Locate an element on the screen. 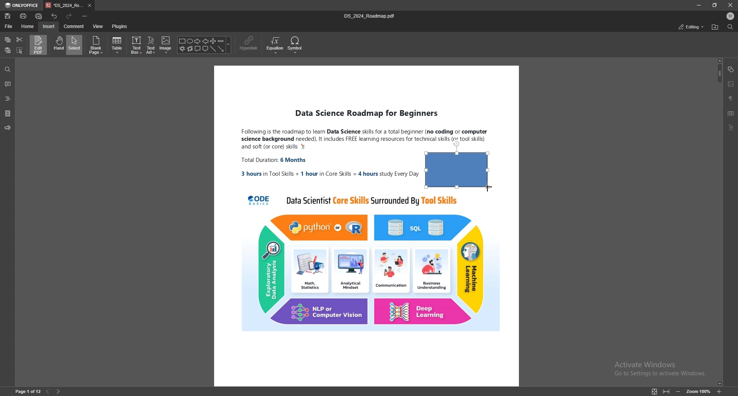 The image size is (738, 396). scroll bar is located at coordinates (718, 222).